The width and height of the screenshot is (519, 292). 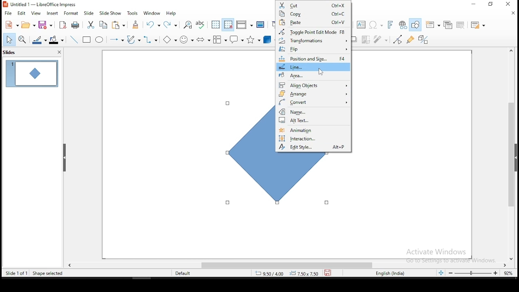 What do you see at coordinates (313, 31) in the screenshot?
I see `toggle point edit mode` at bounding box center [313, 31].